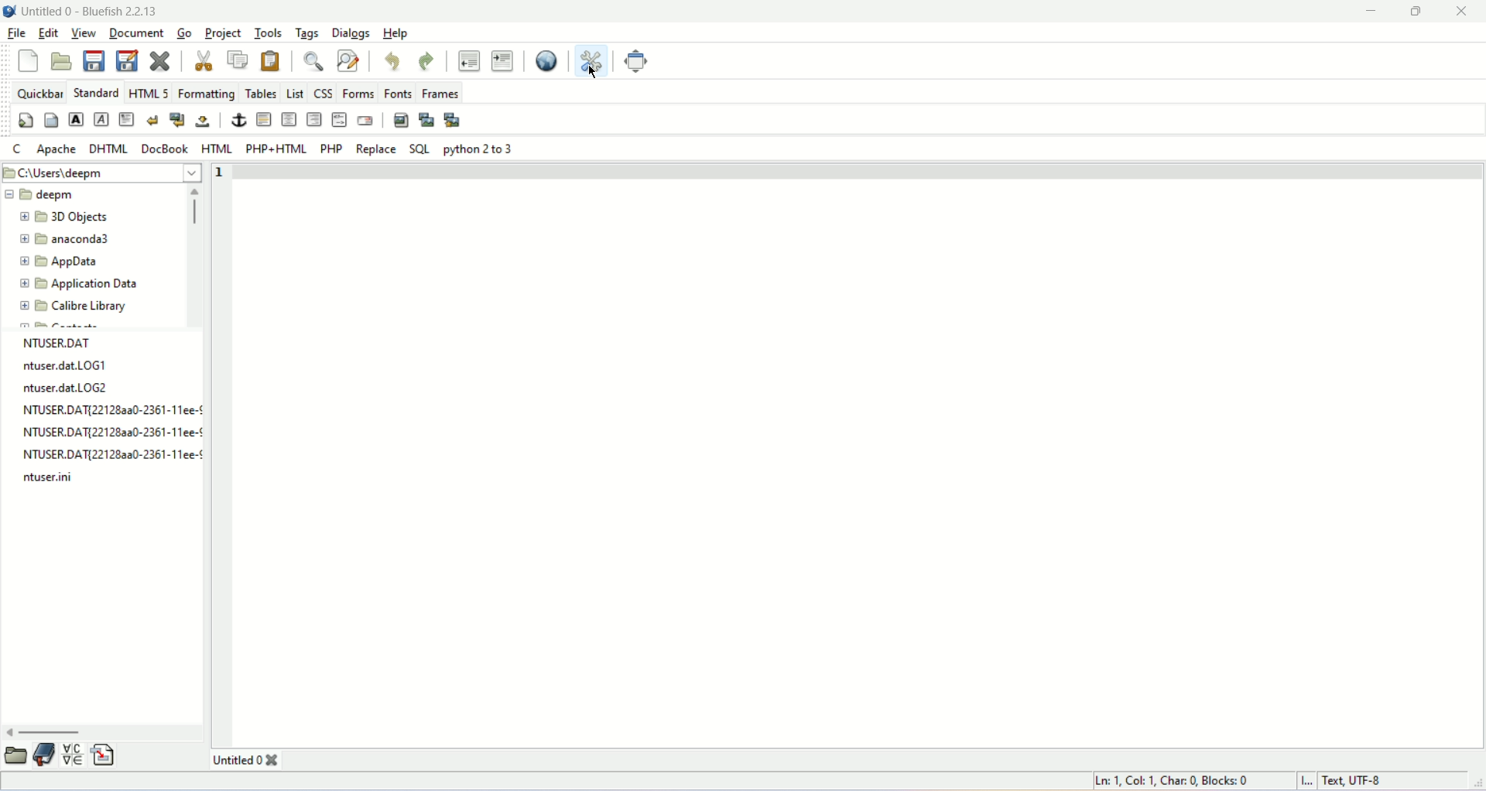 The width and height of the screenshot is (1486, 791). I want to click on save as, so click(127, 61).